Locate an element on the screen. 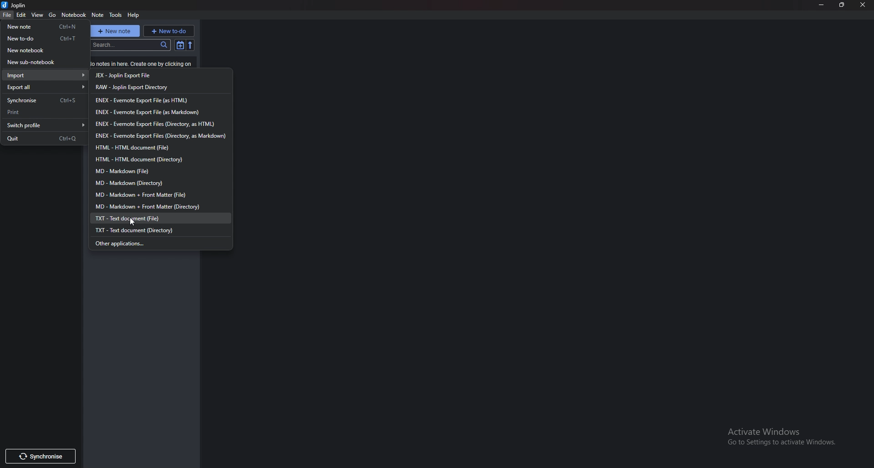 This screenshot has height=468, width=874. Other applications is located at coordinates (132, 243).